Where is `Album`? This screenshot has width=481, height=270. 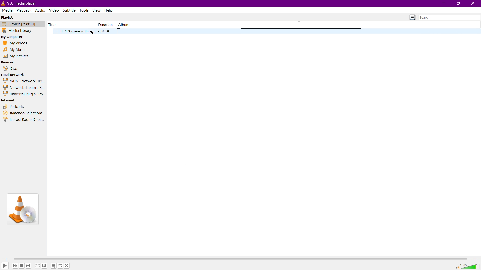
Album is located at coordinates (124, 25).